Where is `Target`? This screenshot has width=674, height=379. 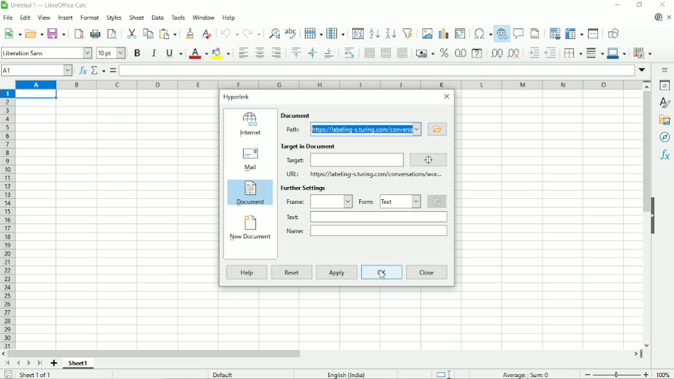 Target is located at coordinates (427, 160).